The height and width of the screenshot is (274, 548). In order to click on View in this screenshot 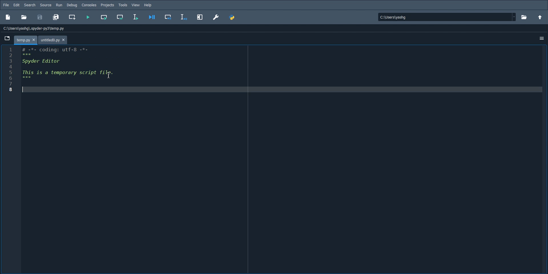, I will do `click(136, 5)`.